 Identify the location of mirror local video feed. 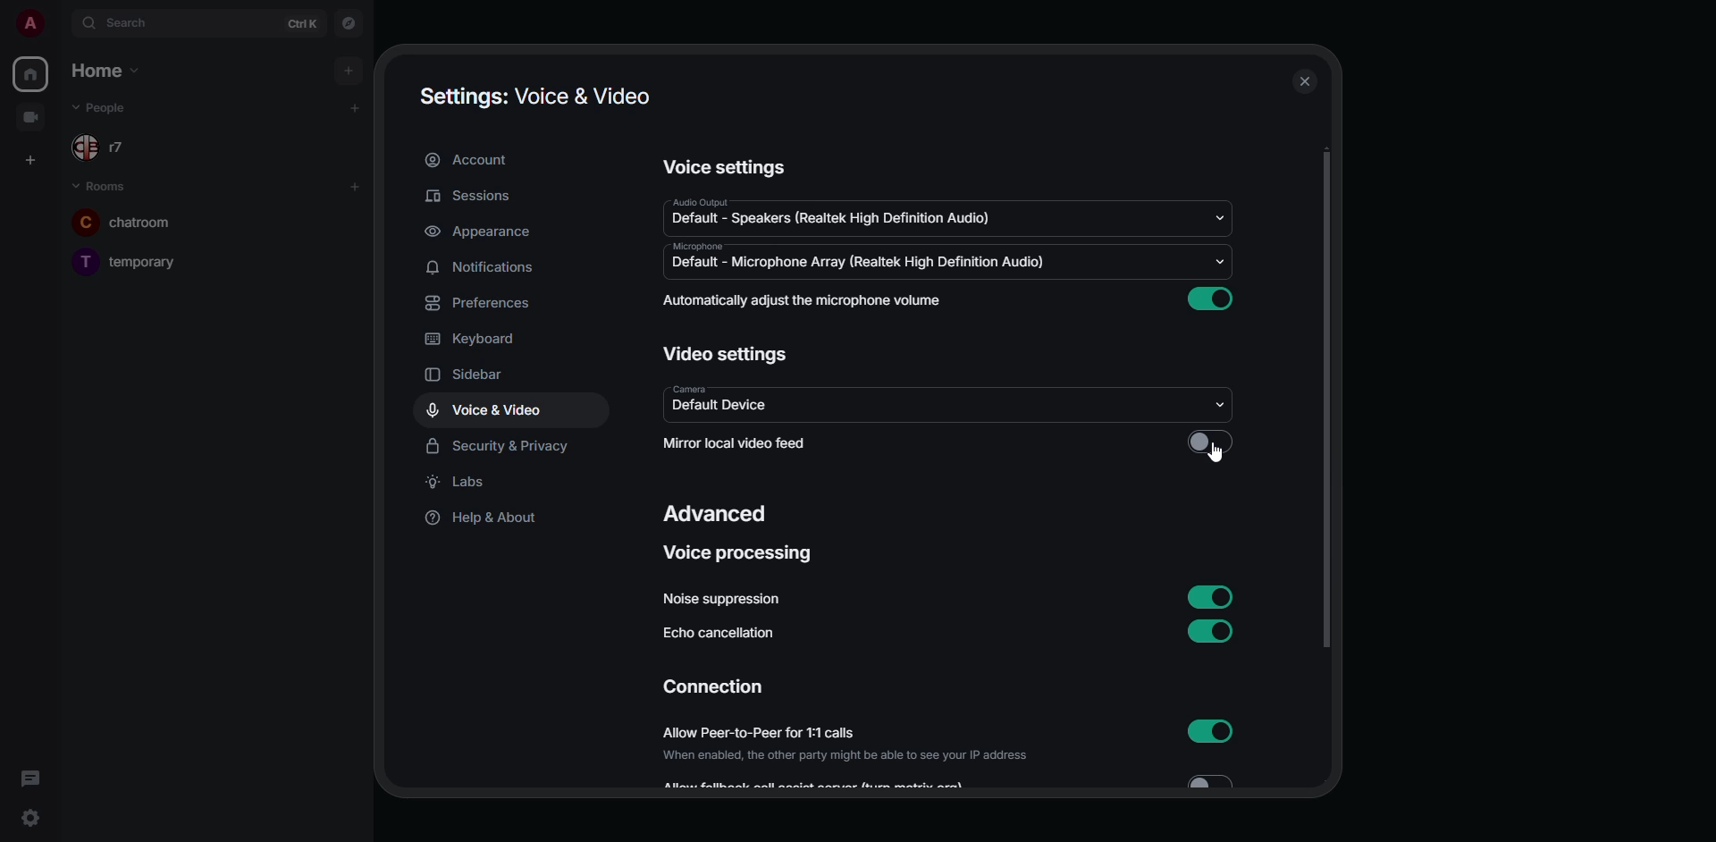
(738, 443).